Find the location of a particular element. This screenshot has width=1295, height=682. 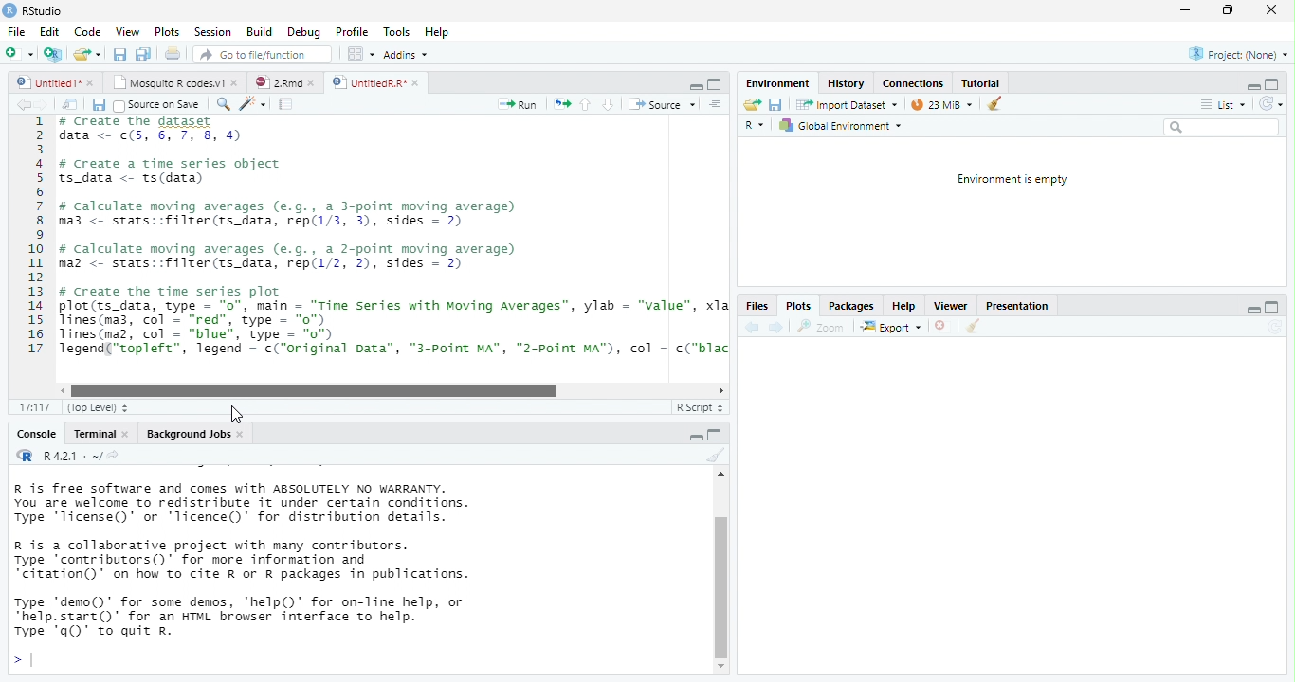

2Rmd is located at coordinates (276, 82).